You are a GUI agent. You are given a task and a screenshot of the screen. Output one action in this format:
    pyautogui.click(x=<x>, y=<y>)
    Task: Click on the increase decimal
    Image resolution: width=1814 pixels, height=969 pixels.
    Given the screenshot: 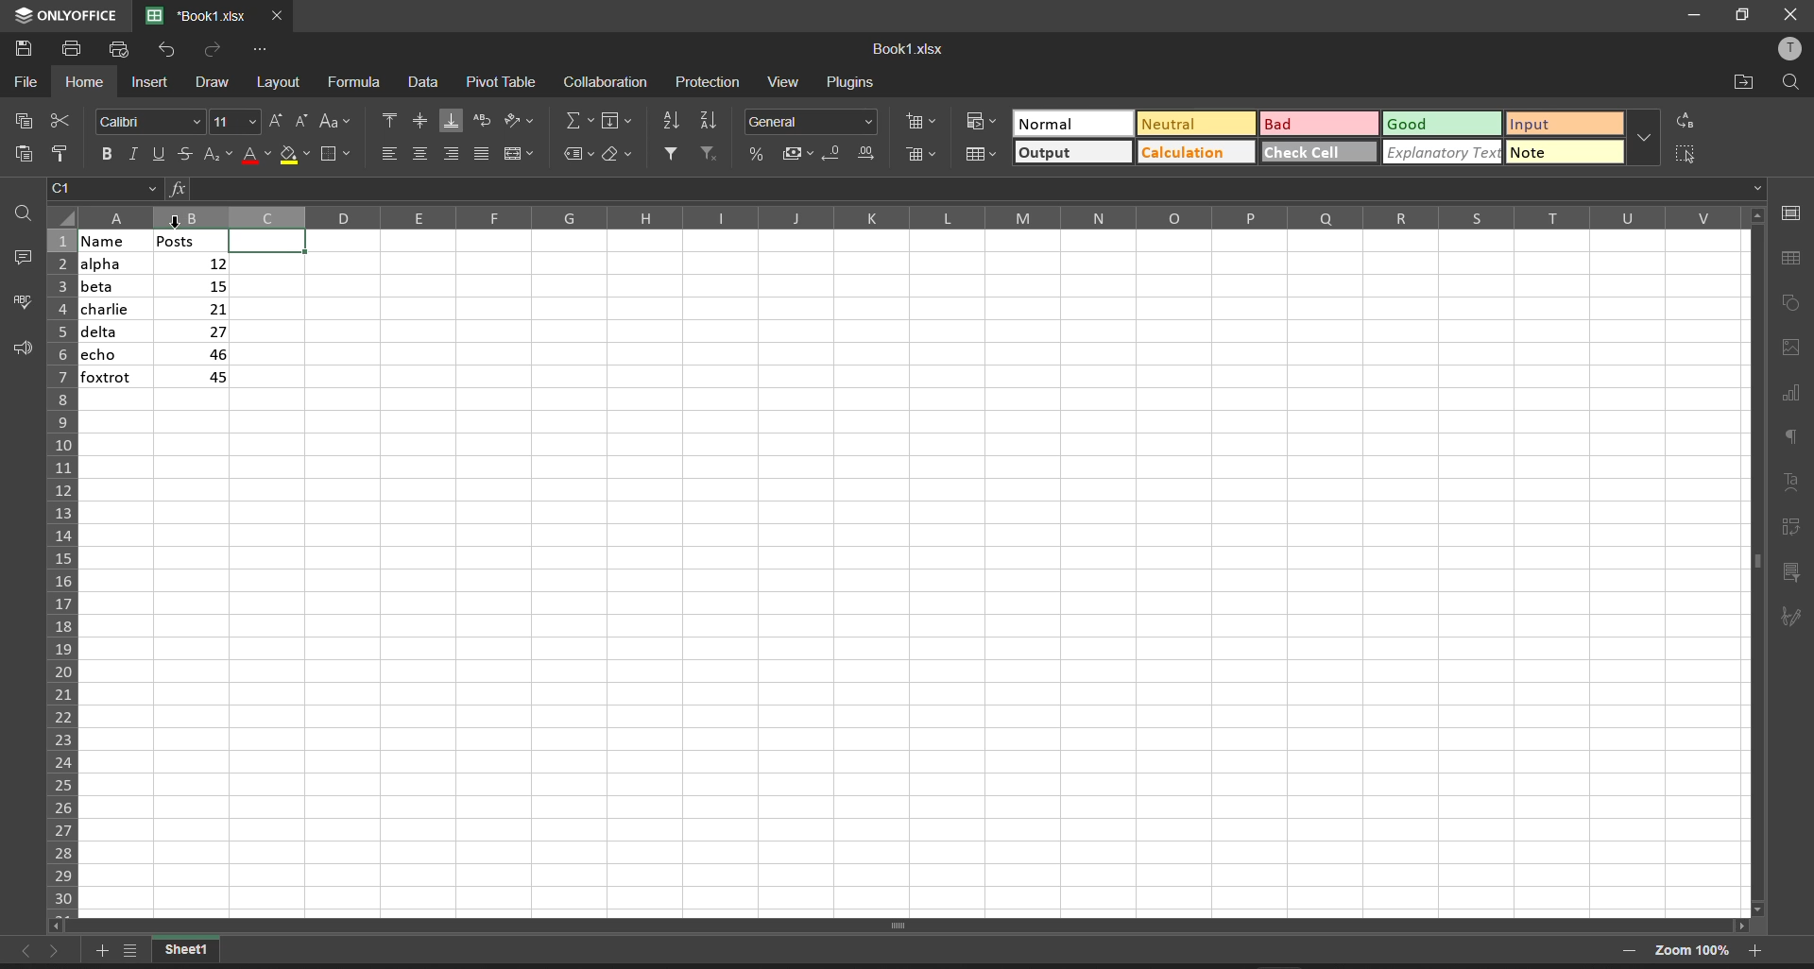 What is the action you would take?
    pyautogui.click(x=864, y=154)
    